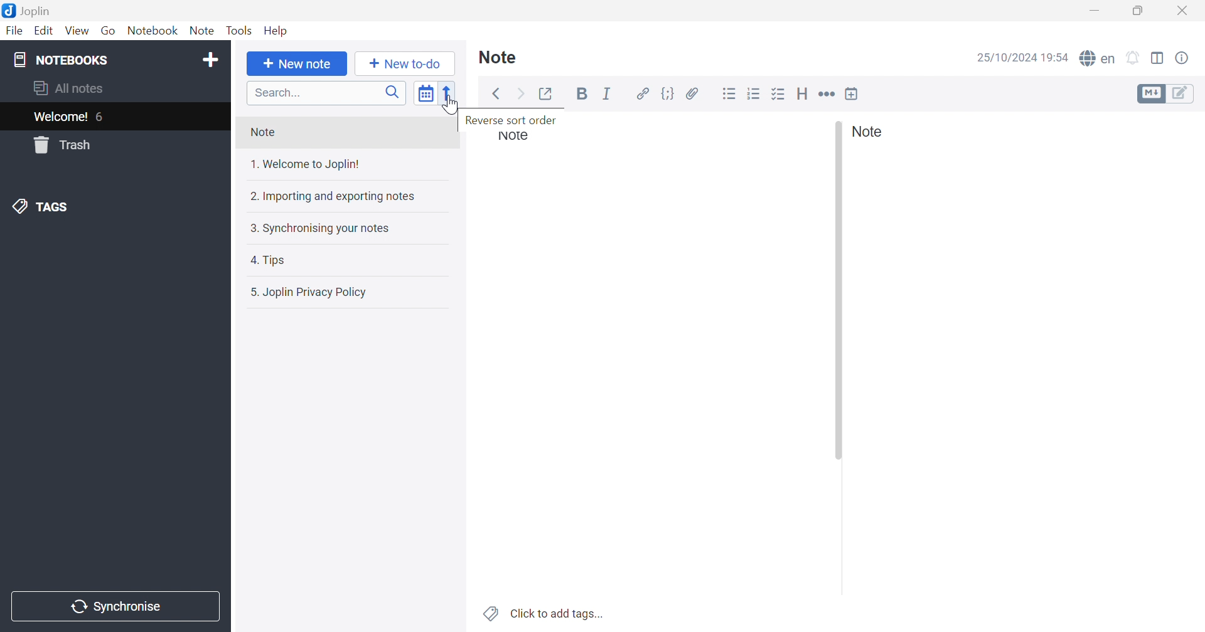 The image size is (1205, 632). What do you see at coordinates (203, 31) in the screenshot?
I see `Note` at bounding box center [203, 31].